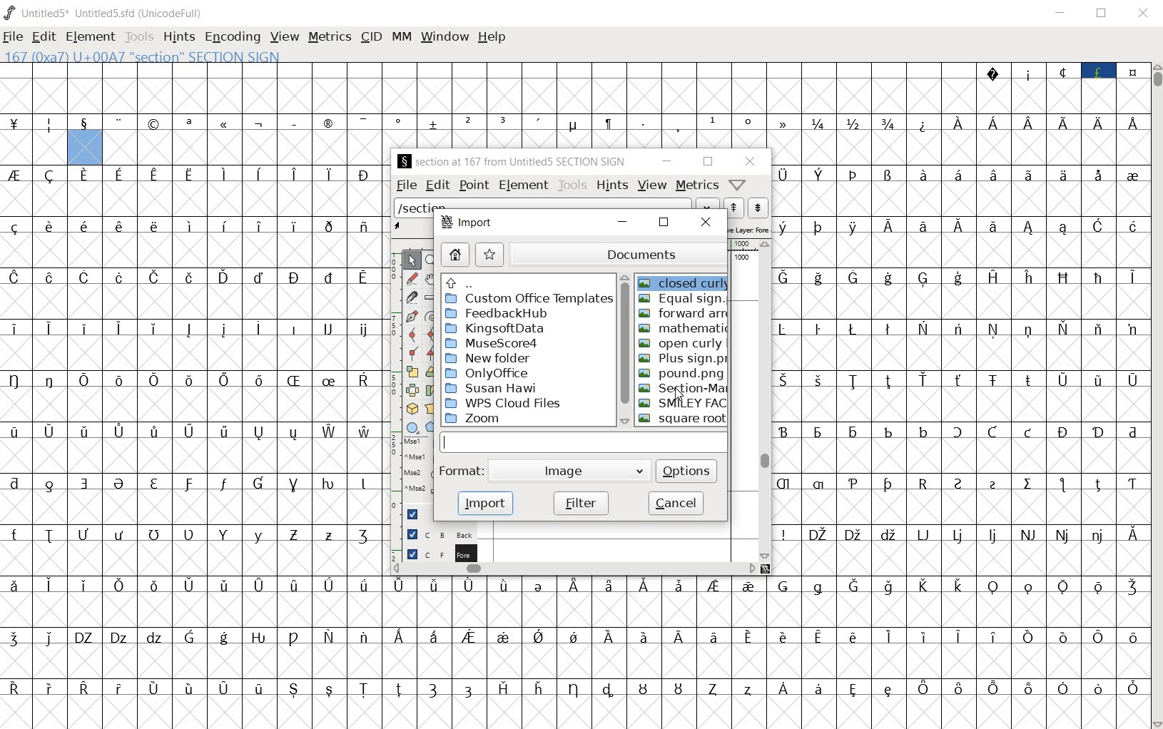 This screenshot has height=729, width=1163. Describe the element at coordinates (412, 372) in the screenshot. I see `scale the selection` at that location.